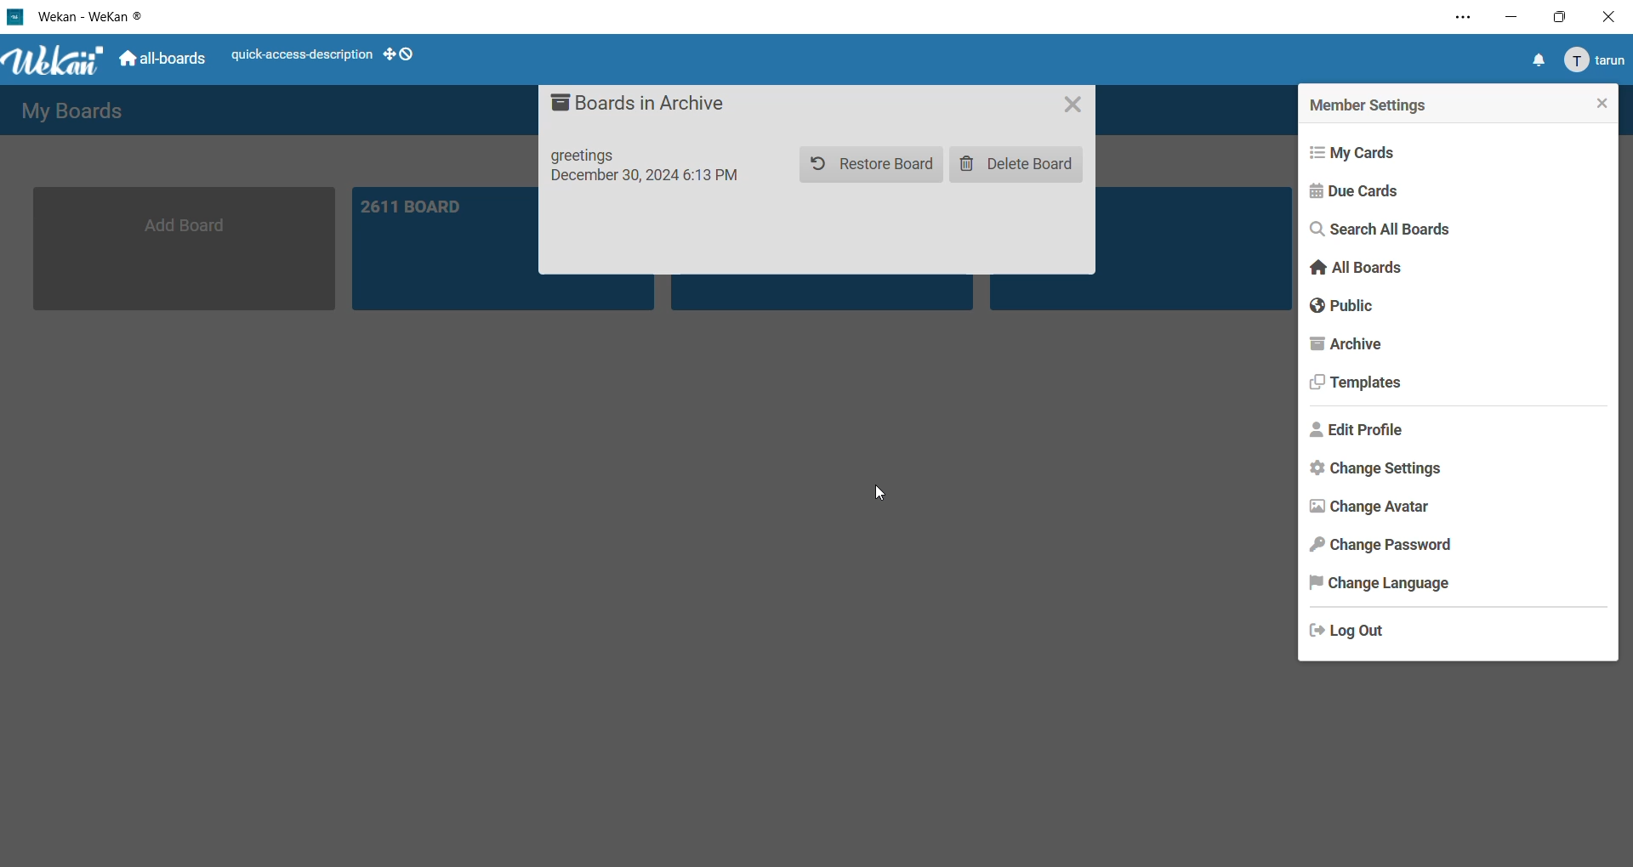  Describe the element at coordinates (1594, 59) in the screenshot. I see `menu` at that location.